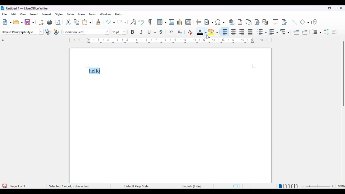 This screenshot has height=194, width=345. Describe the element at coordinates (57, 32) in the screenshot. I see `new style from selection` at that location.